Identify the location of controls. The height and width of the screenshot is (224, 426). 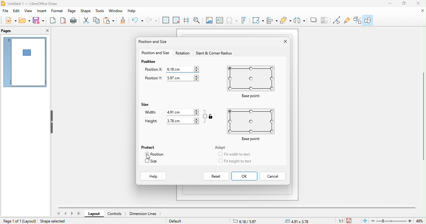
(117, 214).